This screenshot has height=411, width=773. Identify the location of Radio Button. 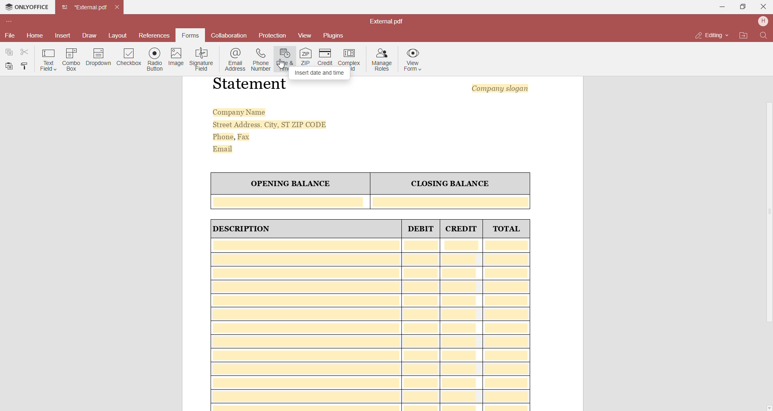
(153, 60).